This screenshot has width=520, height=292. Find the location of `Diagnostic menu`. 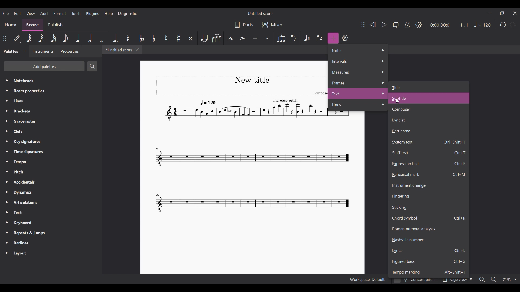

Diagnostic menu is located at coordinates (128, 14).